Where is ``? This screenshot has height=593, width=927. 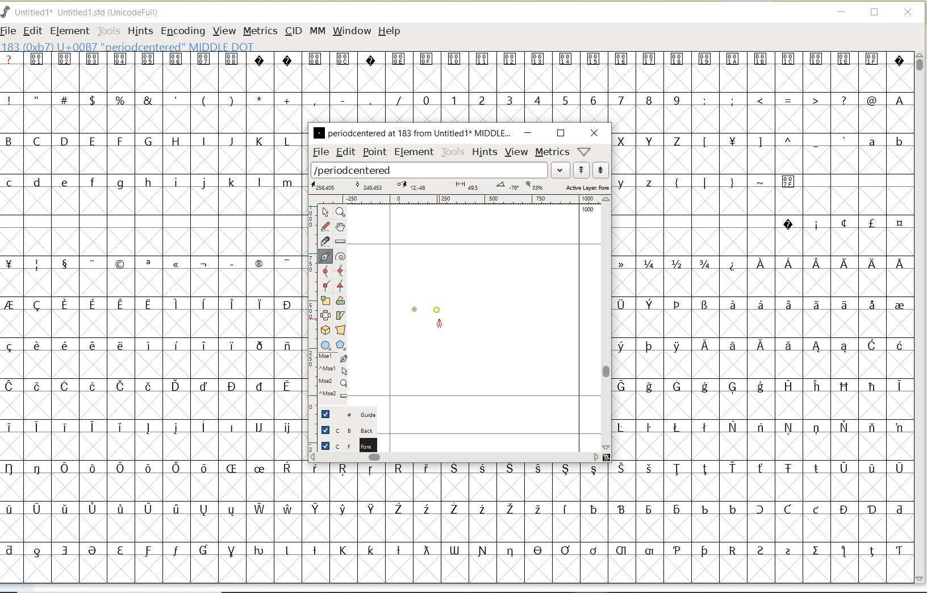  is located at coordinates (772, 143).